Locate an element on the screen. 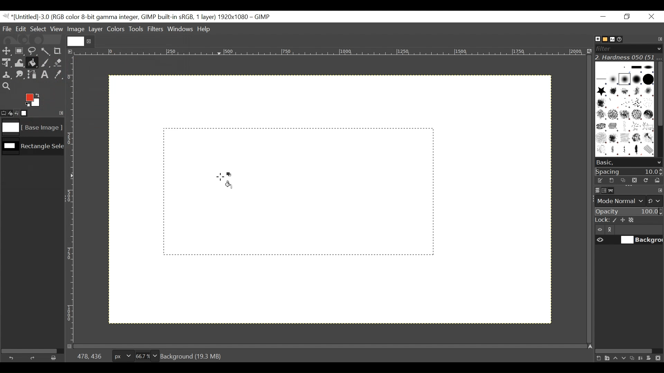  Duplicate brush is located at coordinates (623, 180).